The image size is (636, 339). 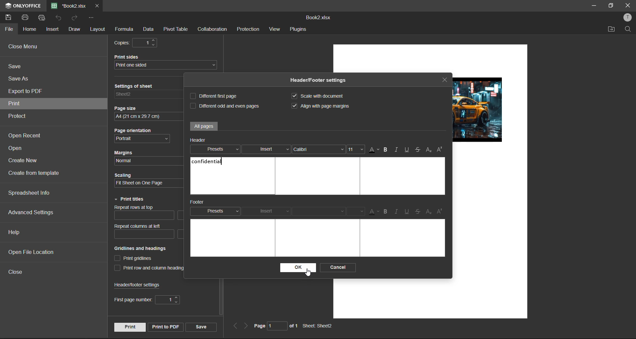 I want to click on header content, so click(x=209, y=161).